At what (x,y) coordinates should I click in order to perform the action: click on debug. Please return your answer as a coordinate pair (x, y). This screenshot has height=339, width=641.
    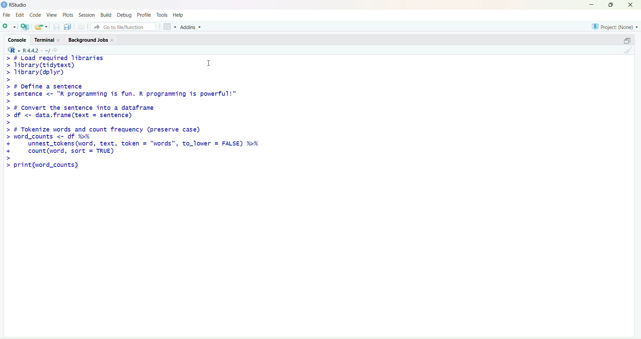
    Looking at the image, I should click on (125, 15).